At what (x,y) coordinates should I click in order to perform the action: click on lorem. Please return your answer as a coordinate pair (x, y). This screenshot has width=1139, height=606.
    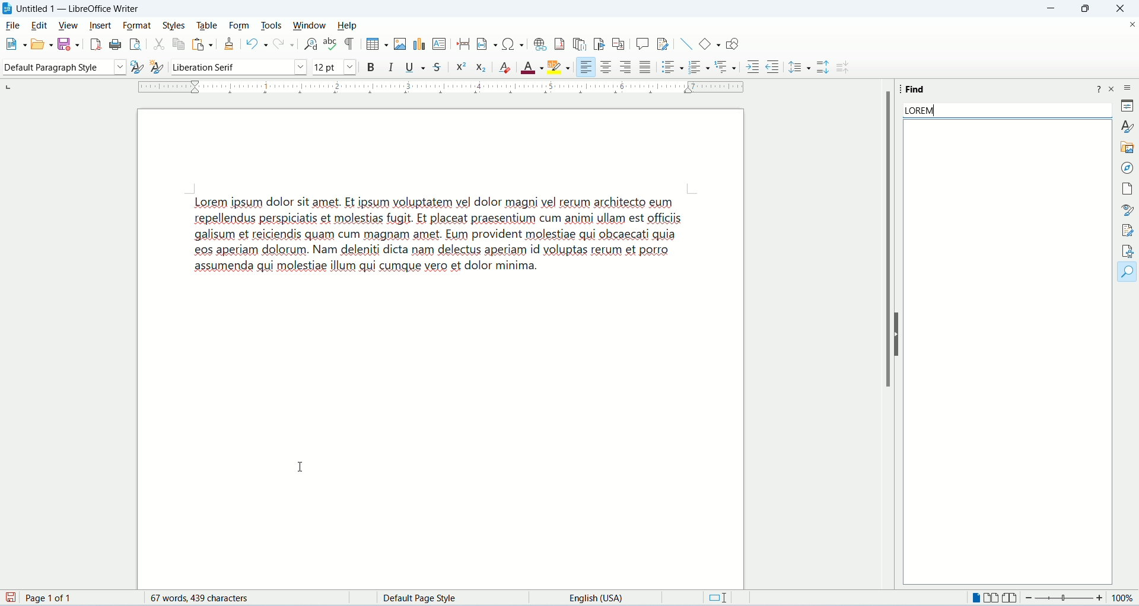
    Looking at the image, I should click on (1006, 111).